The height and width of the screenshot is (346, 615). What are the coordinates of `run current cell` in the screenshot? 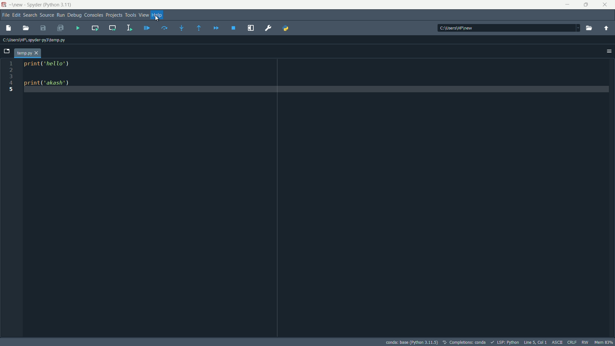 It's located at (95, 28).